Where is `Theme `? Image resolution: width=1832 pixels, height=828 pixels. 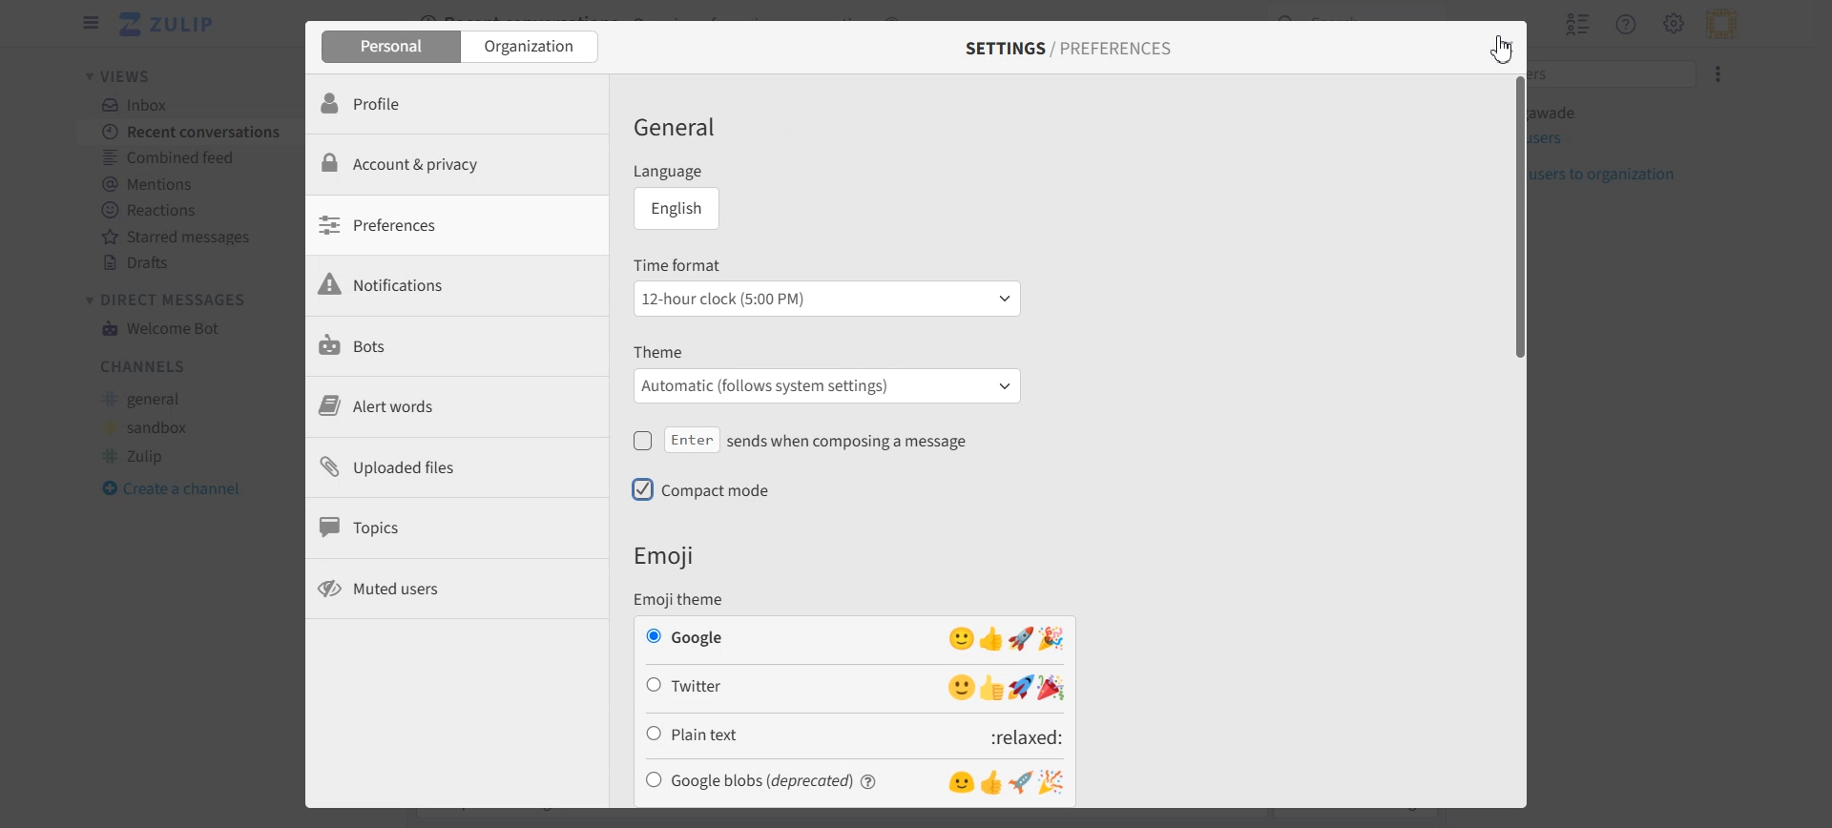 Theme  is located at coordinates (829, 350).